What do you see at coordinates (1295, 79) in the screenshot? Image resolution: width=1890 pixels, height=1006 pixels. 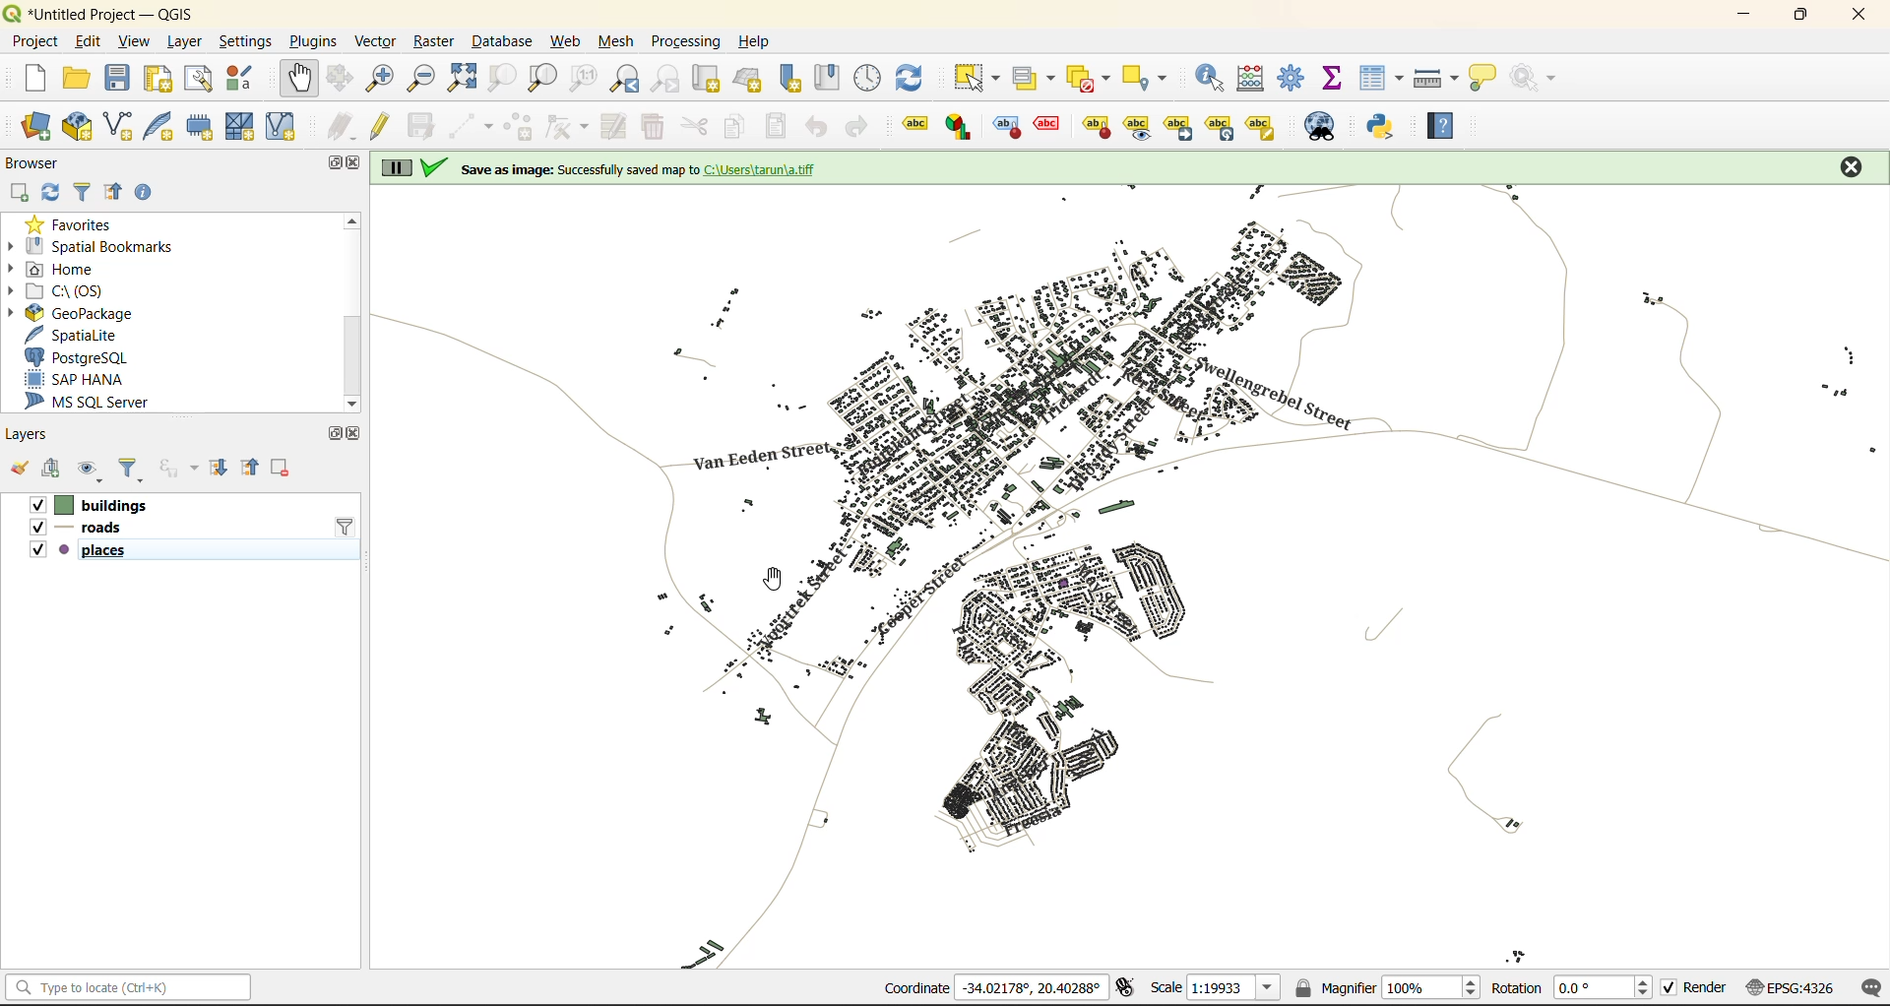 I see `toolbox` at bounding box center [1295, 79].